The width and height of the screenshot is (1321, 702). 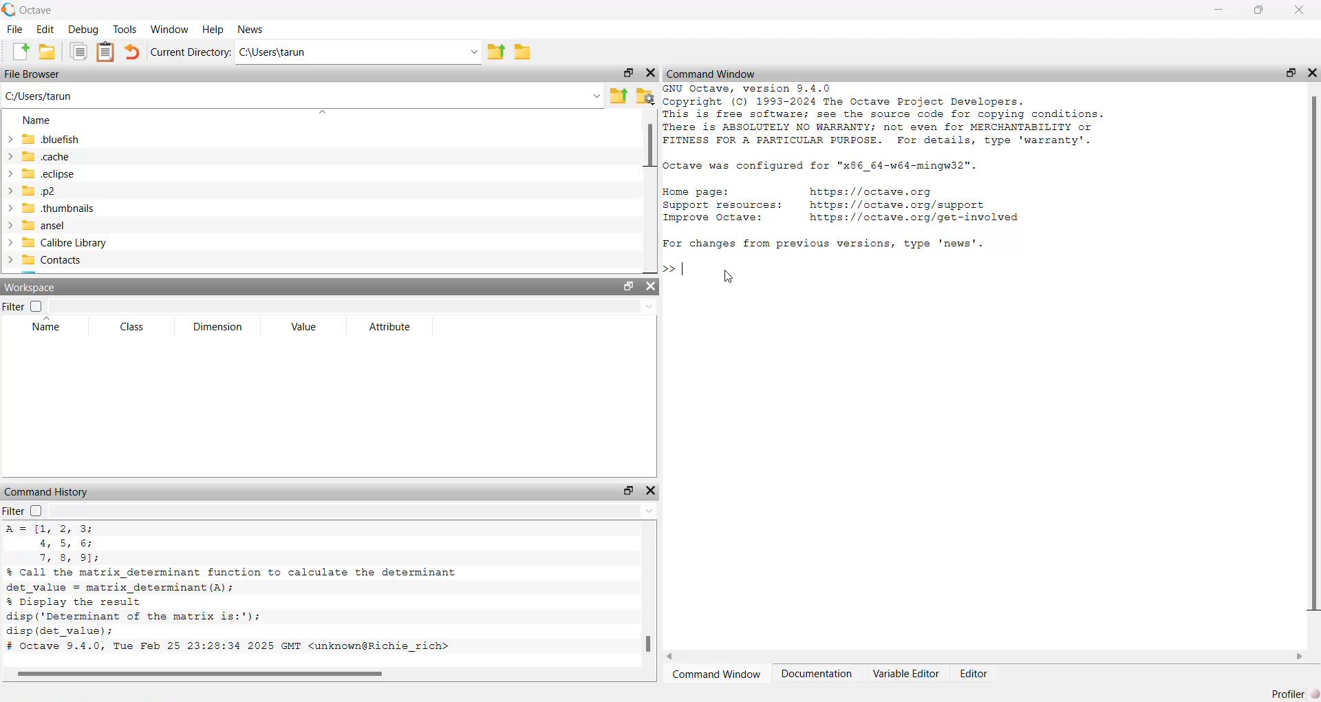 What do you see at coordinates (43, 175) in the screenshot?
I see `eclipse` at bounding box center [43, 175].